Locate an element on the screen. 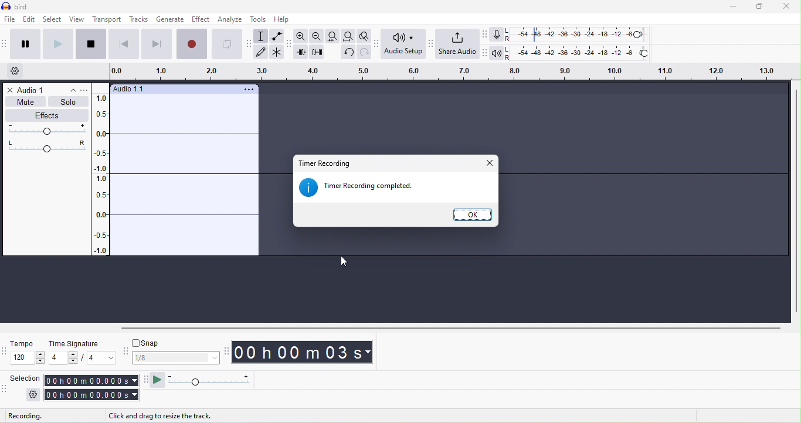 The height and width of the screenshot is (423, 801). tempo is located at coordinates (28, 344).